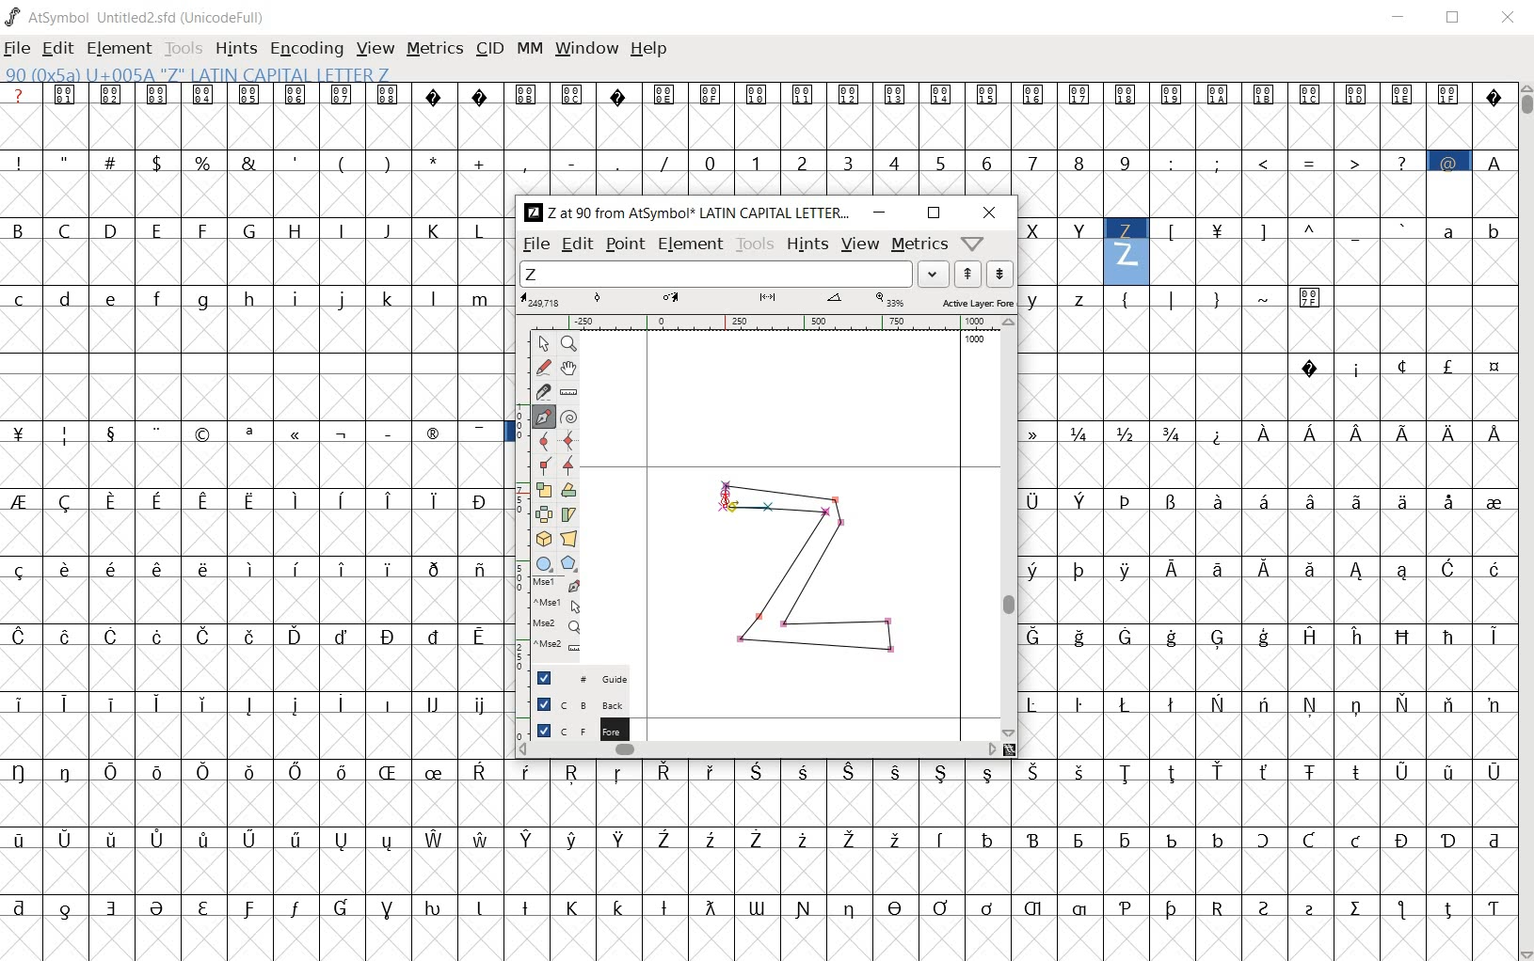  I want to click on load word list, so click(737, 274).